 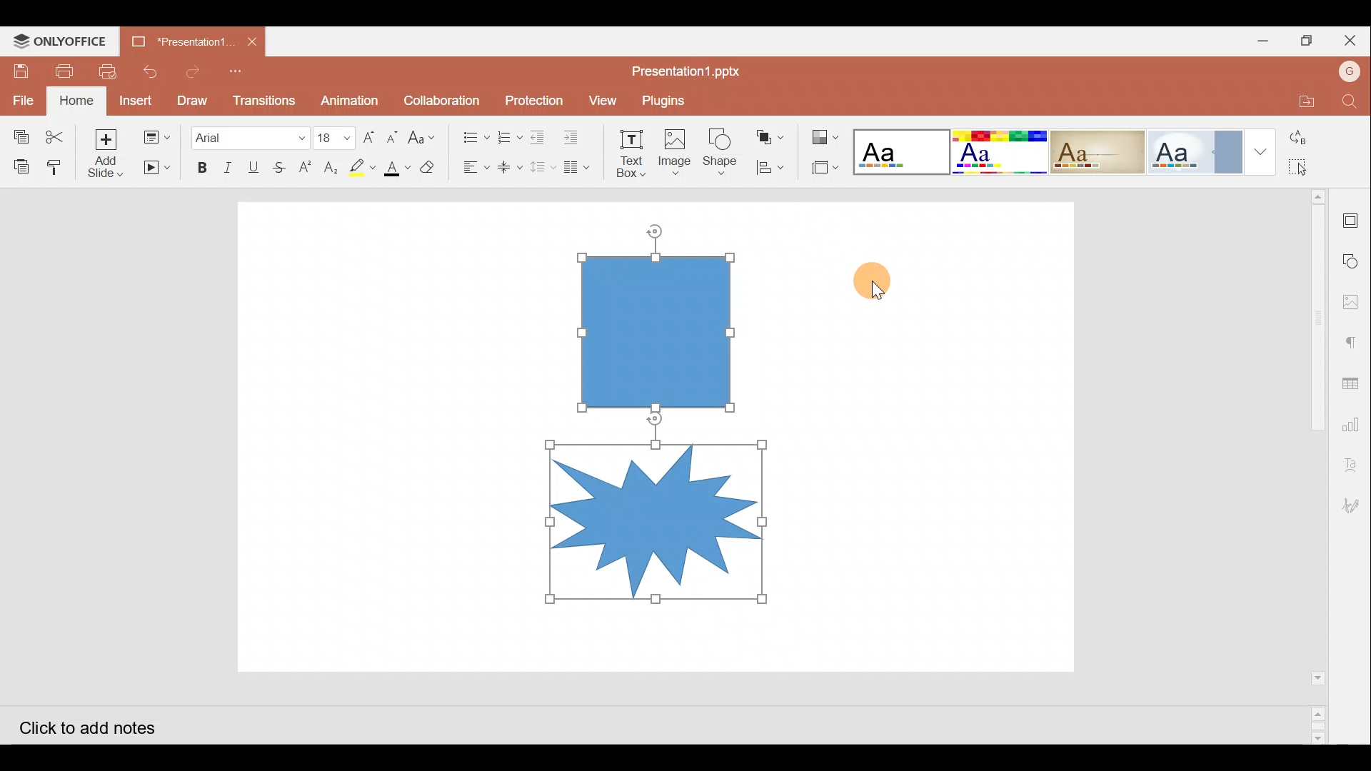 I want to click on Quick print, so click(x=111, y=69).